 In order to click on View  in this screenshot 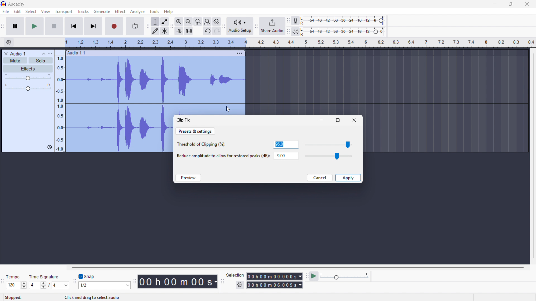, I will do `click(46, 11)`.